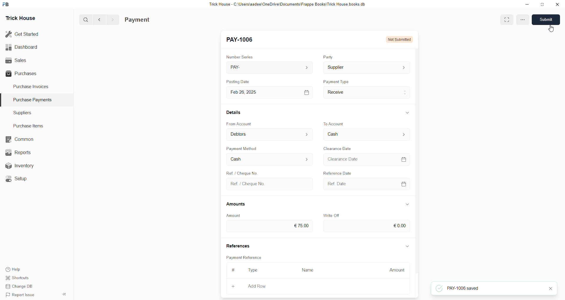  I want to click on Feb 26, 2025 , so click(269, 92).